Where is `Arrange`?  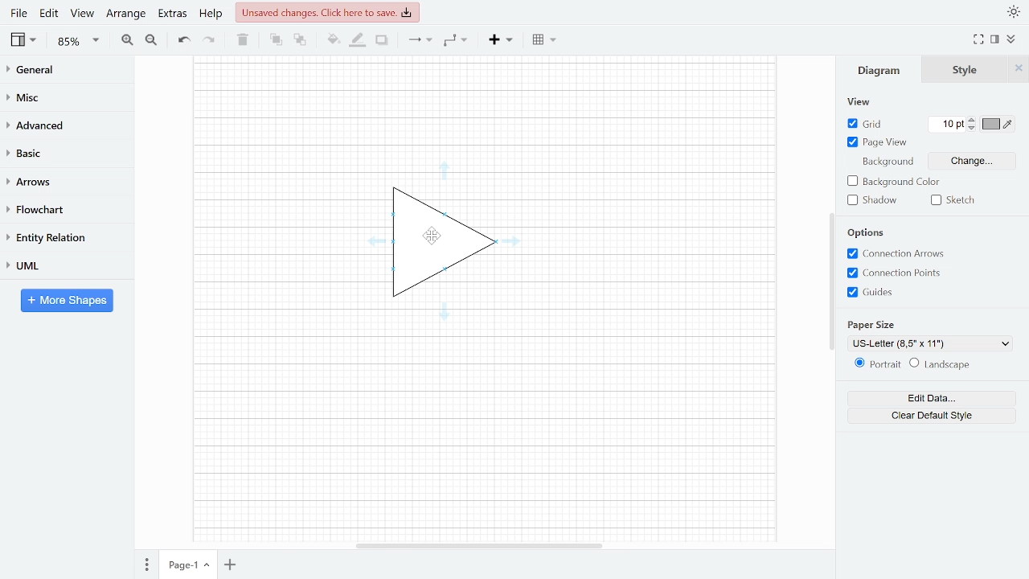
Arrange is located at coordinates (125, 13).